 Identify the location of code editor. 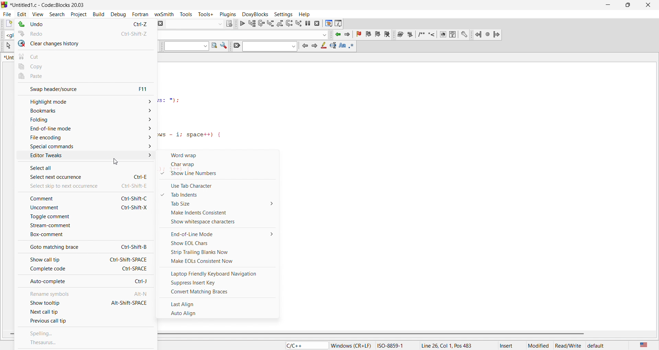
(249, 105).